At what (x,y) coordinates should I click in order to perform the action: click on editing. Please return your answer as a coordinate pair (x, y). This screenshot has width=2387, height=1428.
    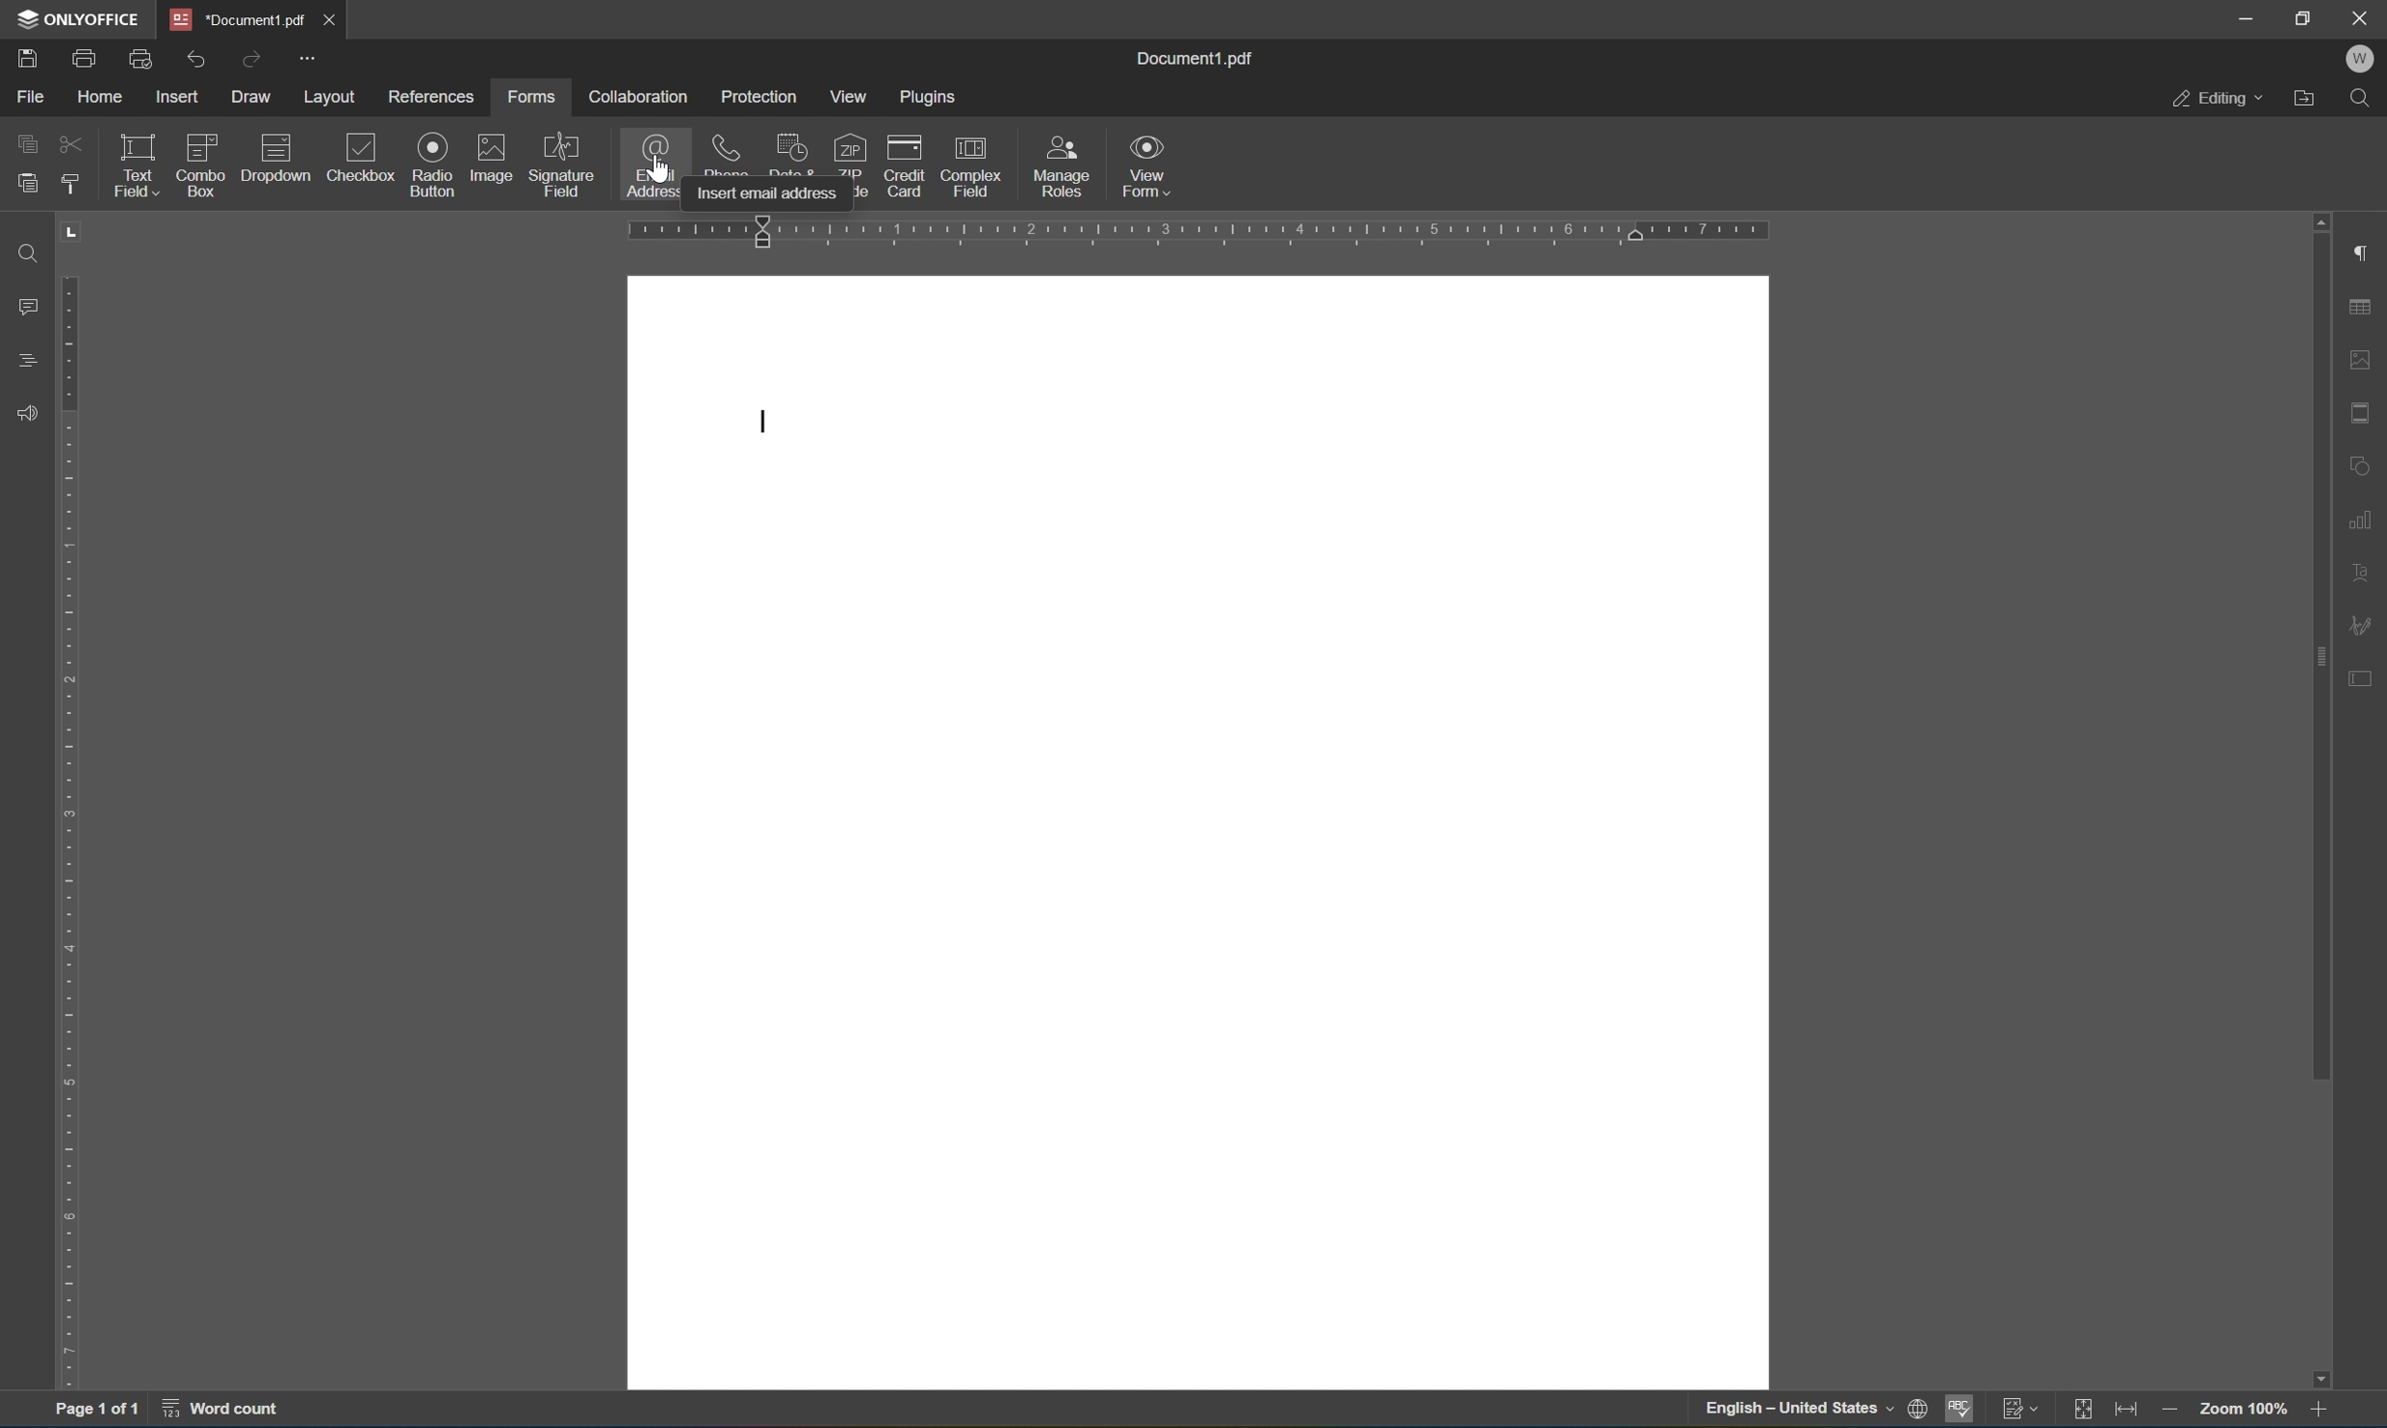
    Looking at the image, I should click on (2216, 99).